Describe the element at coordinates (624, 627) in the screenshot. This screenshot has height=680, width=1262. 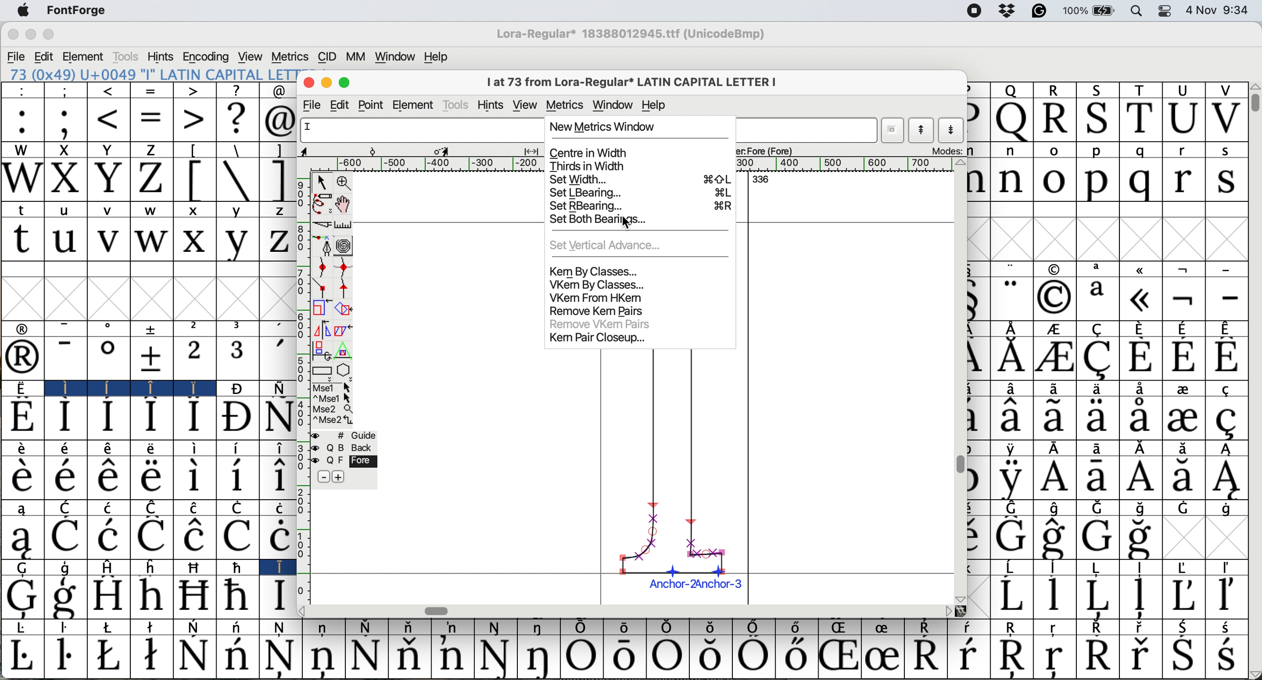
I see `Symbol` at that location.